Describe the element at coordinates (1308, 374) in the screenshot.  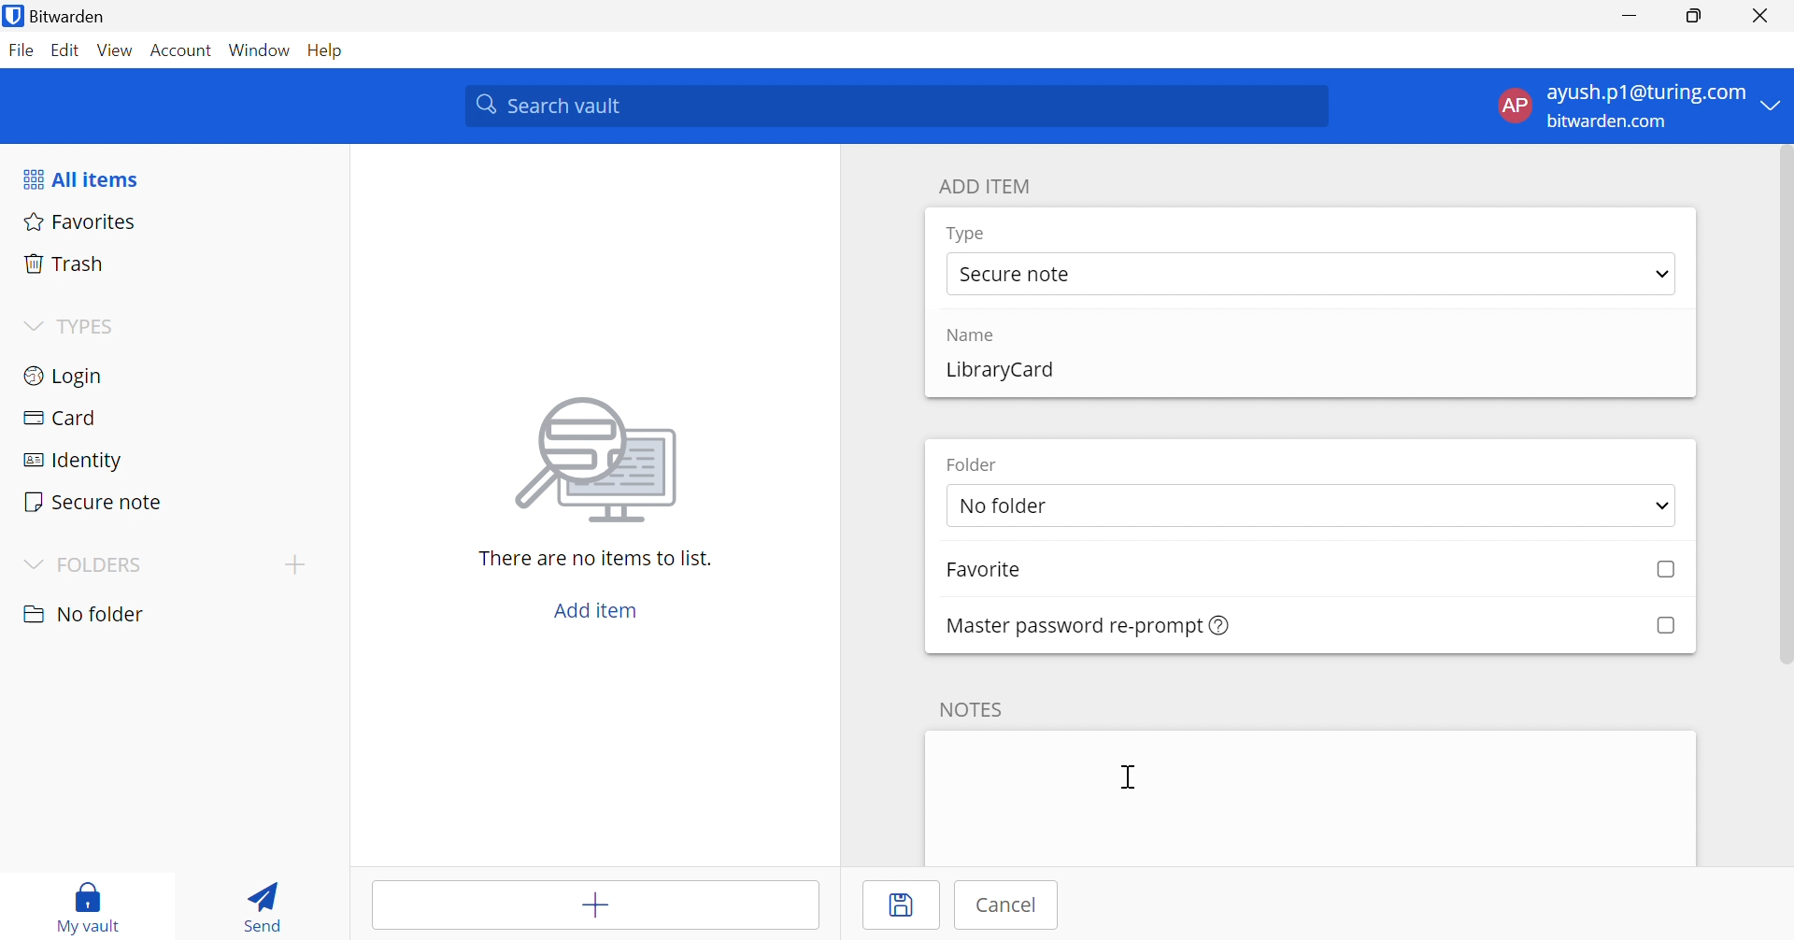
I see `add name` at that location.